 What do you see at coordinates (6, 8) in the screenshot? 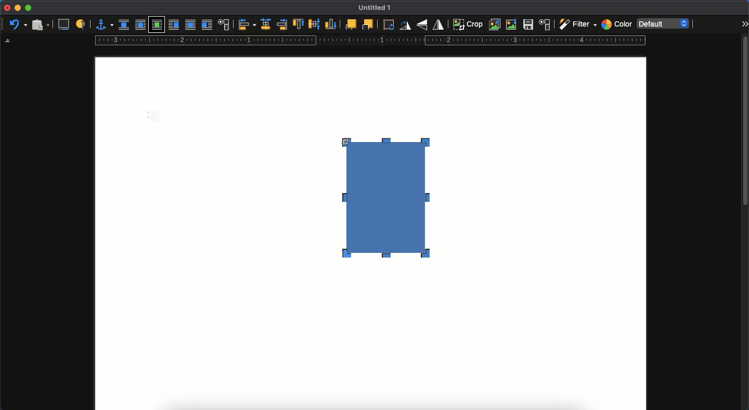
I see `close` at bounding box center [6, 8].